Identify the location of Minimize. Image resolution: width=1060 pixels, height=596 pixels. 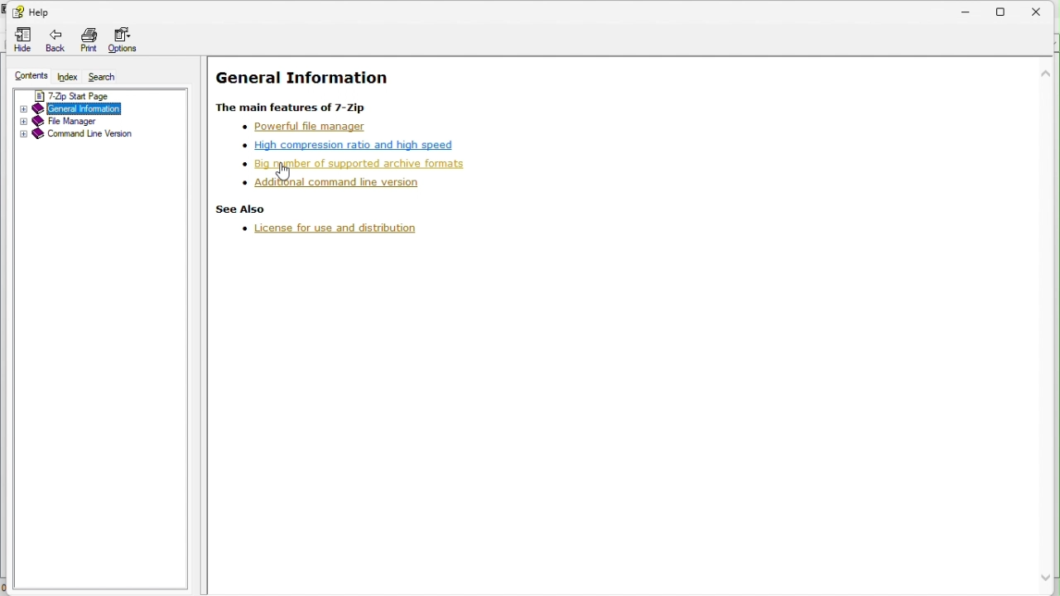
(960, 11).